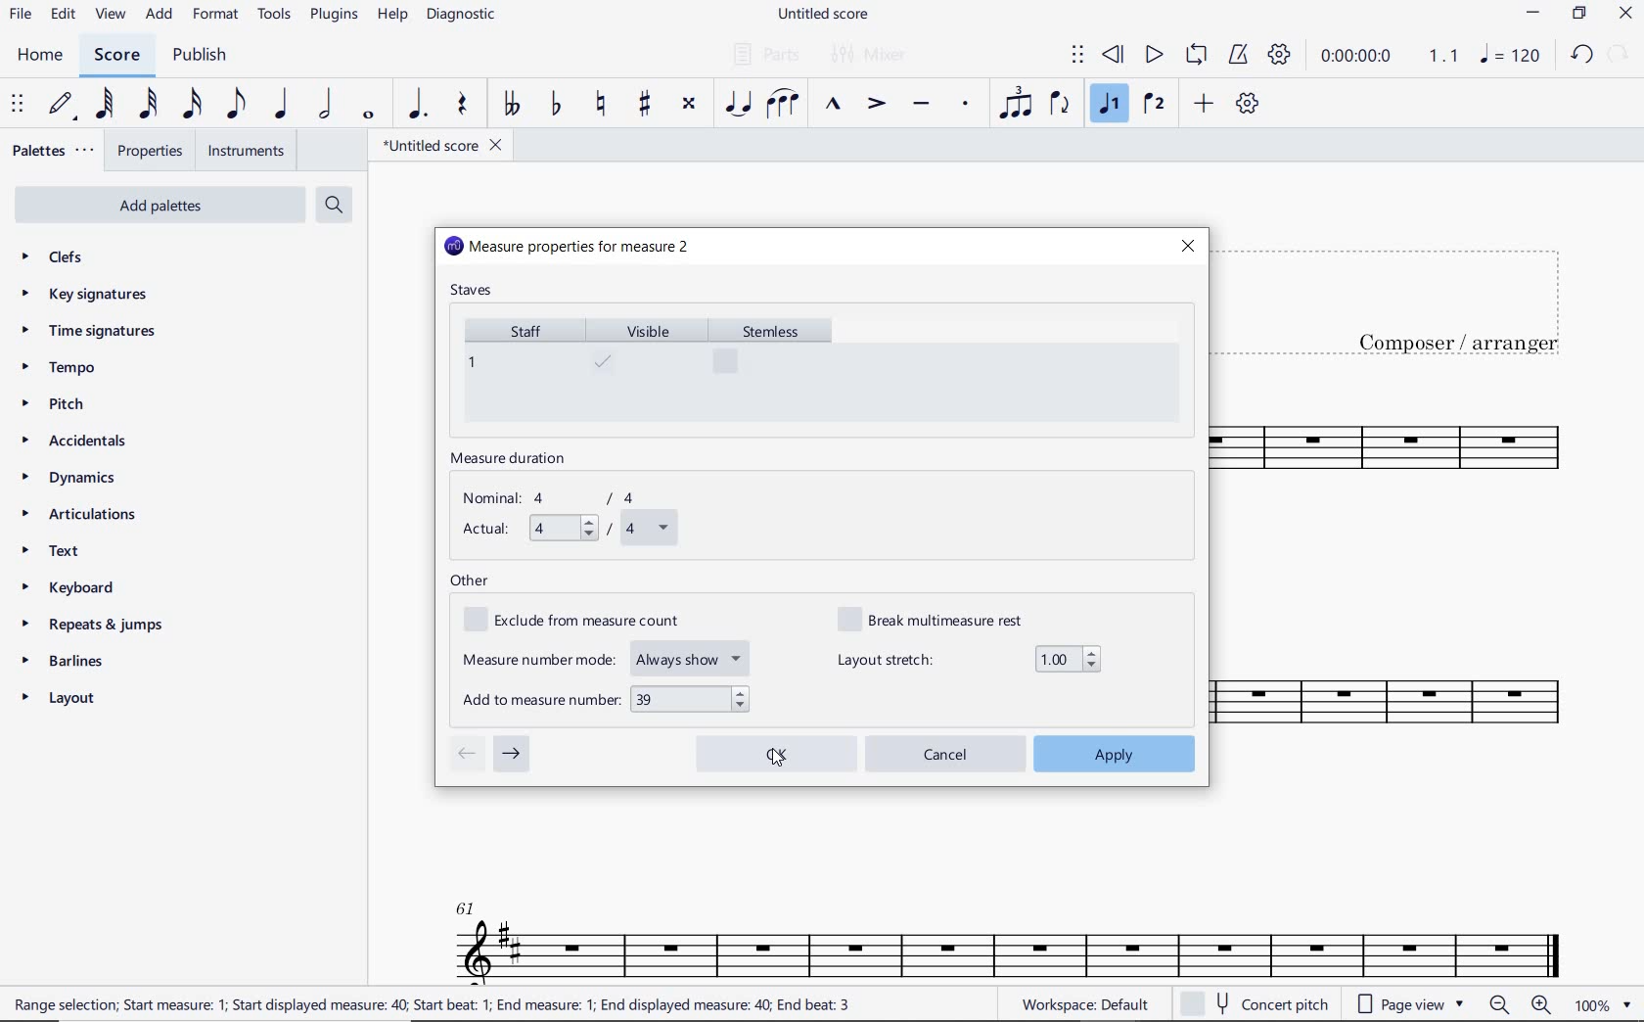 Image resolution: width=1644 pixels, height=1022 pixels. Describe the element at coordinates (111, 16) in the screenshot. I see `VIEW` at that location.